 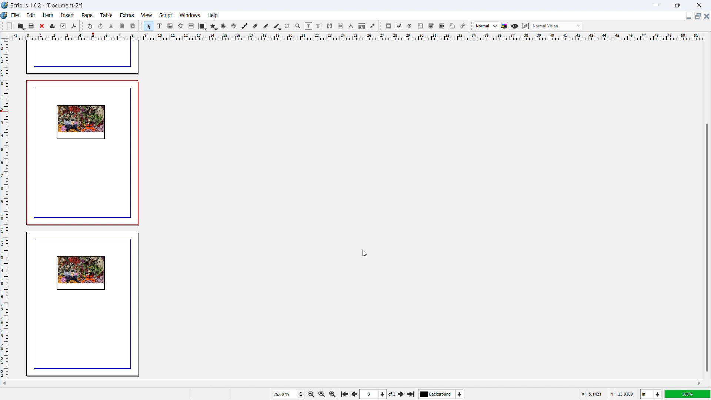 What do you see at coordinates (107, 15) in the screenshot?
I see `table` at bounding box center [107, 15].